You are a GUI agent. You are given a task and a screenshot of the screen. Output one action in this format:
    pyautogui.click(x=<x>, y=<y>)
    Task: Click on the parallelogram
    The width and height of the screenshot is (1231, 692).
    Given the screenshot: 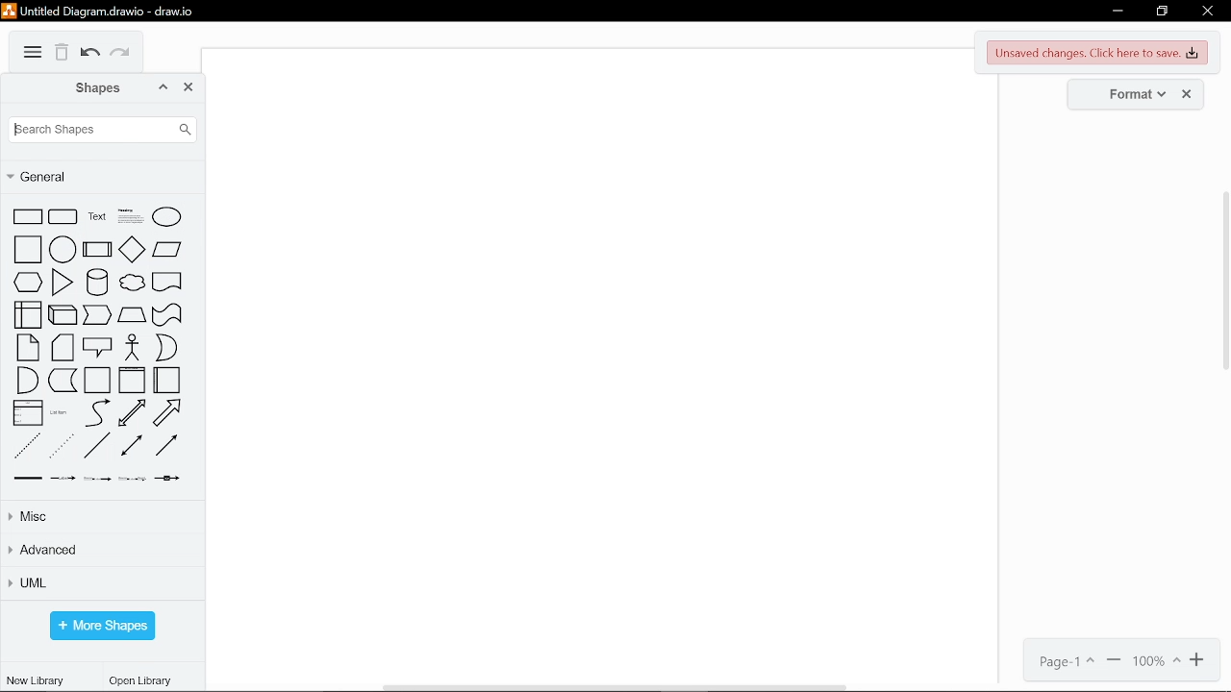 What is the action you would take?
    pyautogui.click(x=168, y=249)
    